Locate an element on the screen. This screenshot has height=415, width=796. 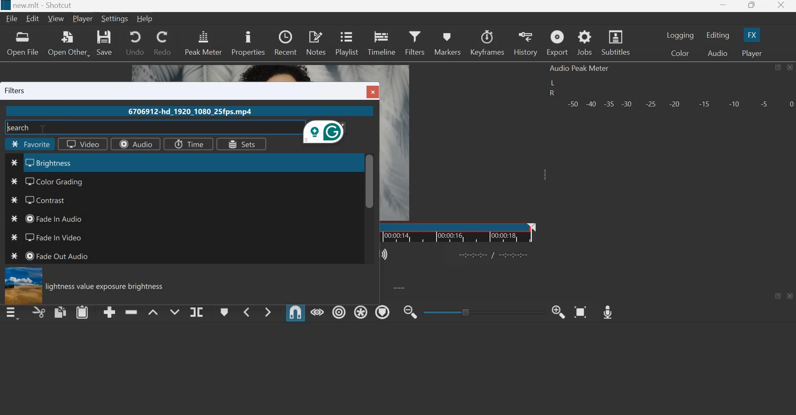
Ripple is located at coordinates (339, 311).